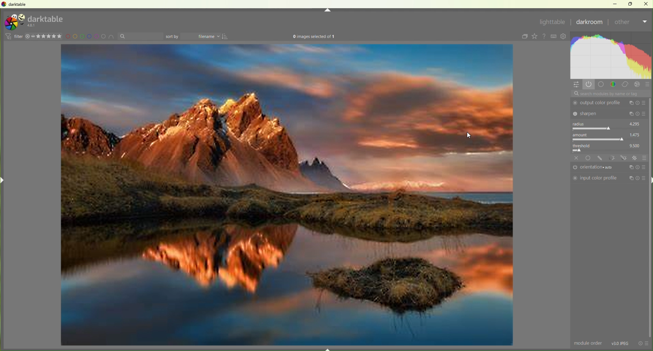  Describe the element at coordinates (601, 158) in the screenshot. I see `draw` at that location.